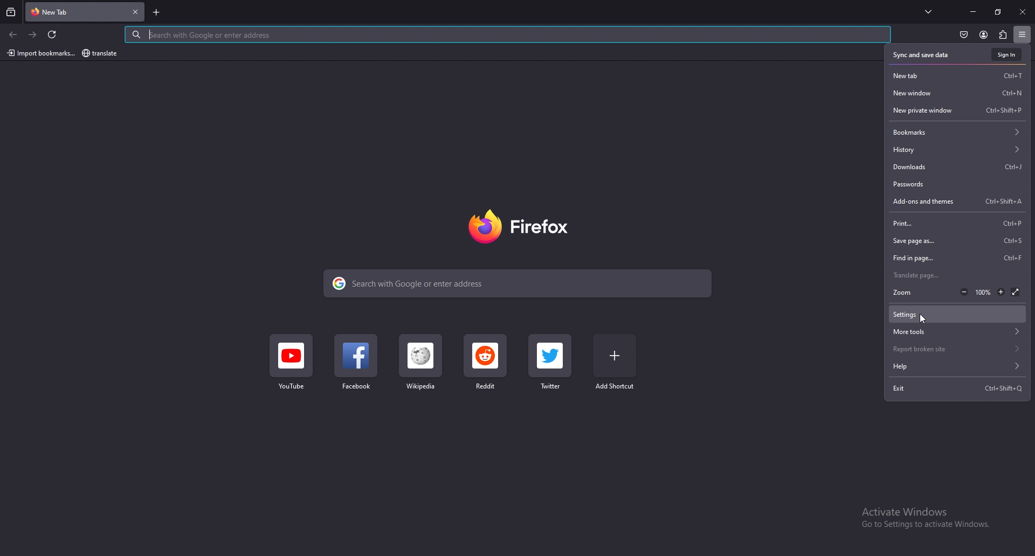  What do you see at coordinates (101, 54) in the screenshot?
I see `bookmark` at bounding box center [101, 54].